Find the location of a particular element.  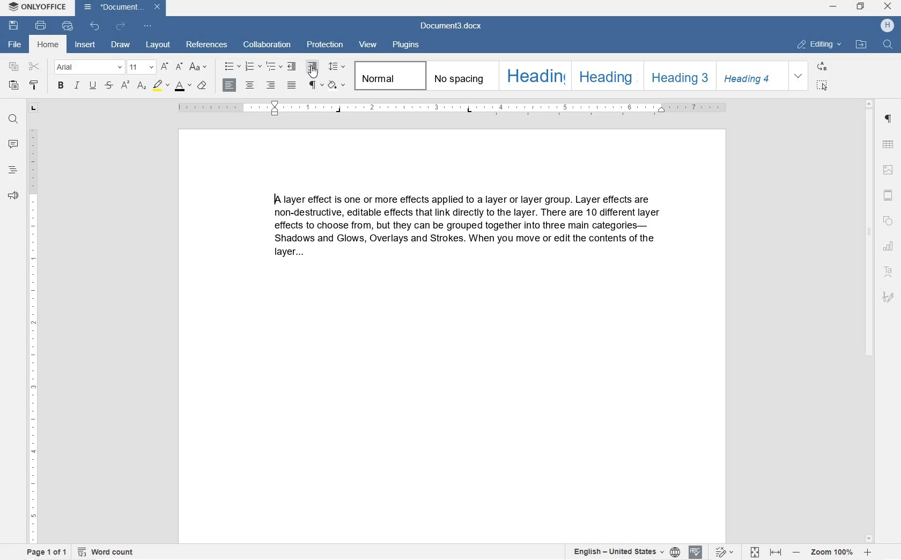

SCROLLBAR is located at coordinates (867, 321).